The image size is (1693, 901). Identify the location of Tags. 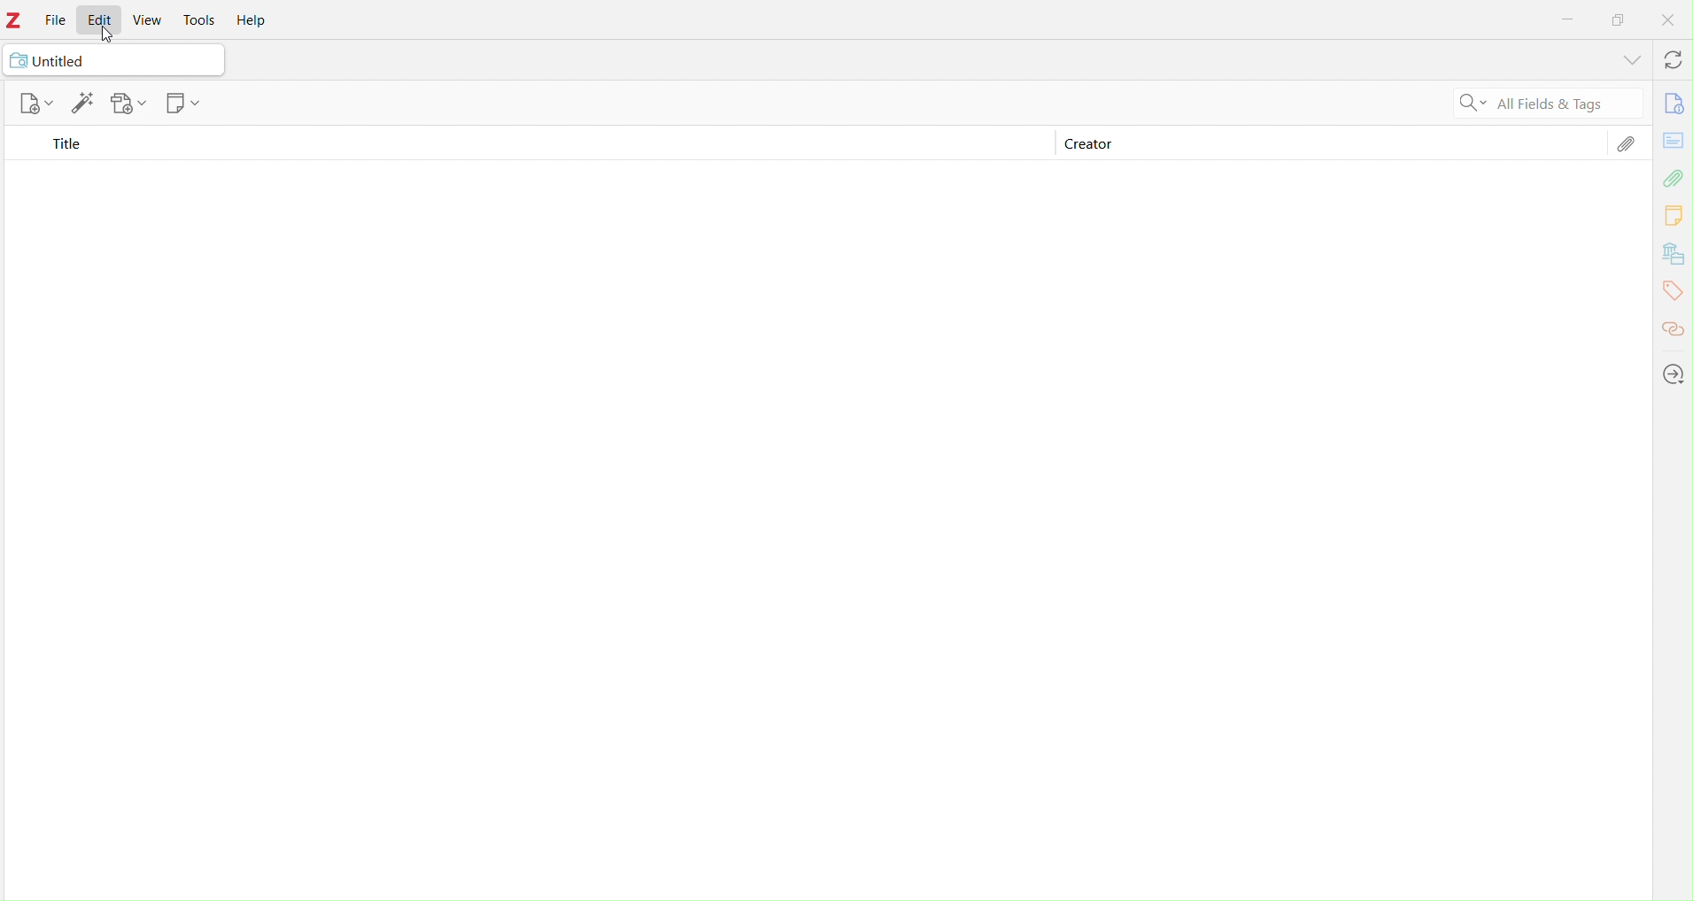
(1672, 291).